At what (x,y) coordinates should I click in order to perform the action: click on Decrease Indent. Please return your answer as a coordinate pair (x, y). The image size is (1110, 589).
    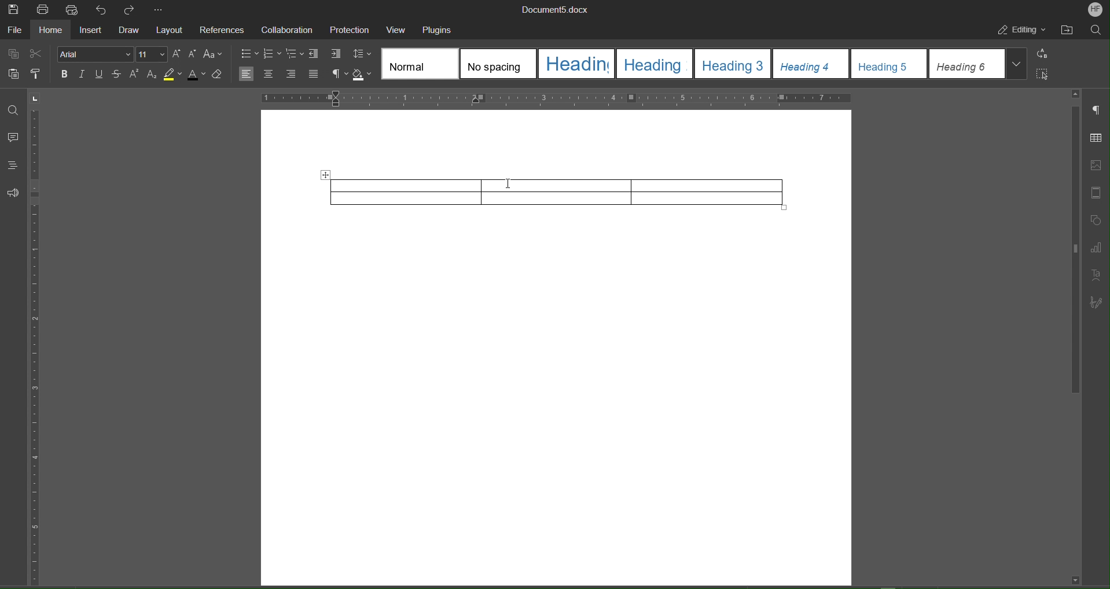
    Looking at the image, I should click on (316, 54).